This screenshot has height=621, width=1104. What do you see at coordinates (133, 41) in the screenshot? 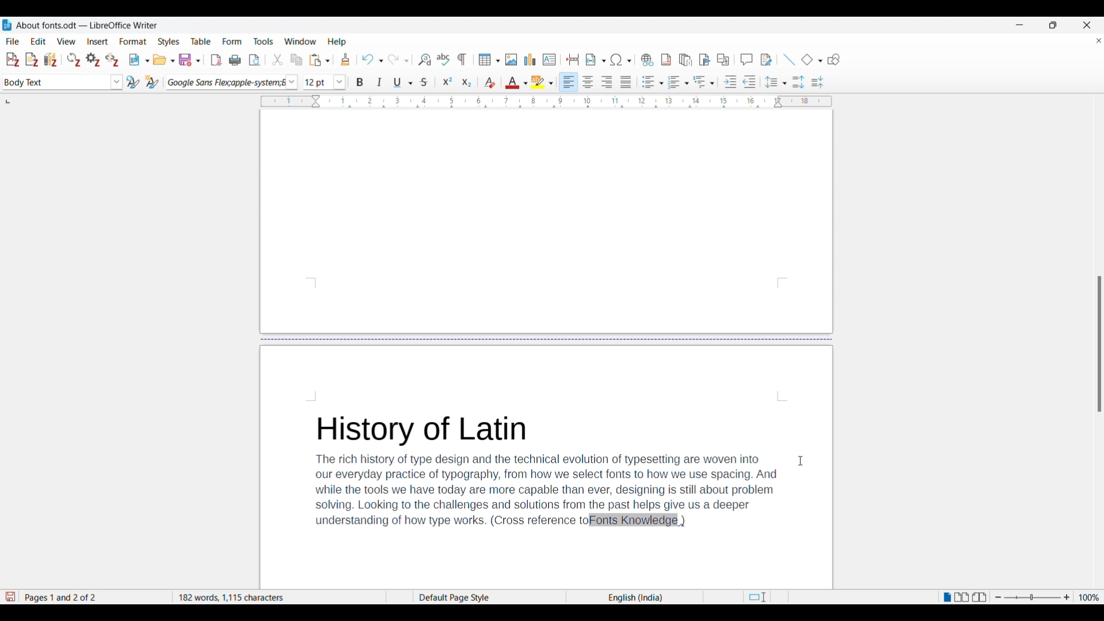
I see `Format menu` at bounding box center [133, 41].